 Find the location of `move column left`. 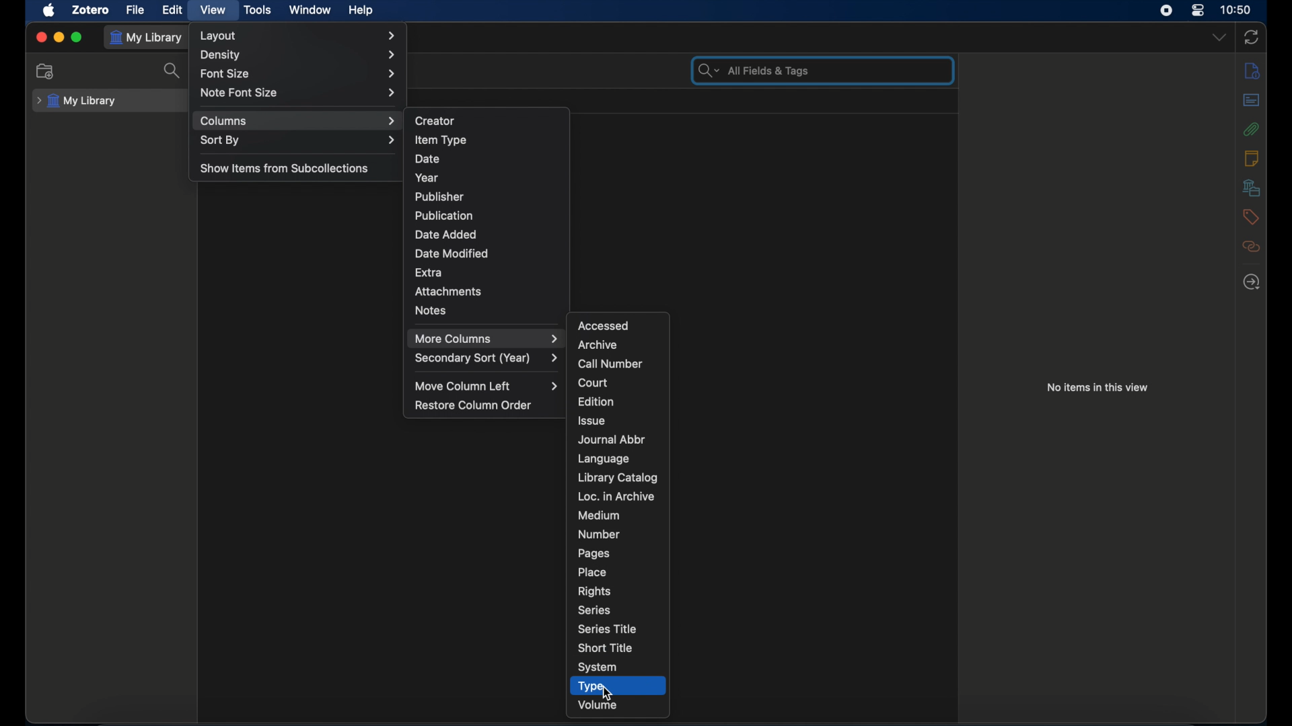

move column left is located at coordinates (486, 387).